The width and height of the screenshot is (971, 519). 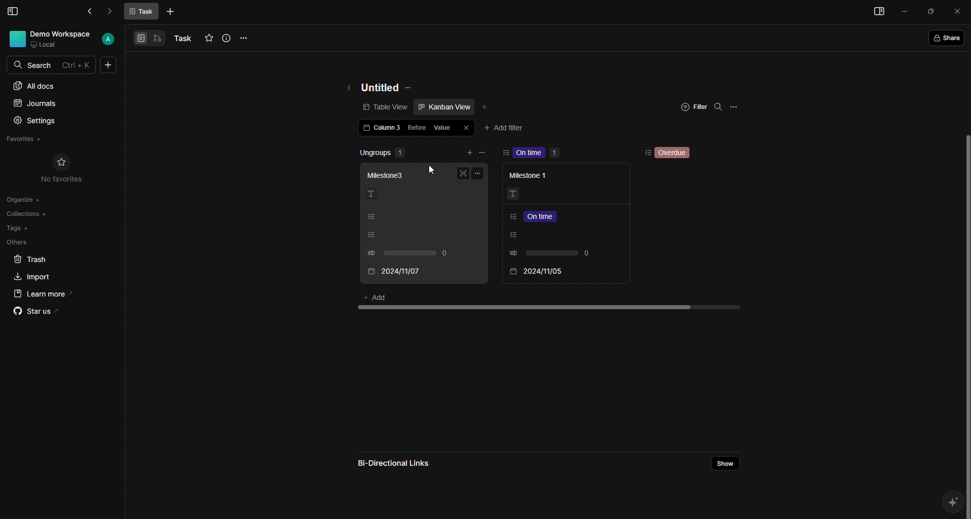 What do you see at coordinates (52, 64) in the screenshot?
I see `Search` at bounding box center [52, 64].